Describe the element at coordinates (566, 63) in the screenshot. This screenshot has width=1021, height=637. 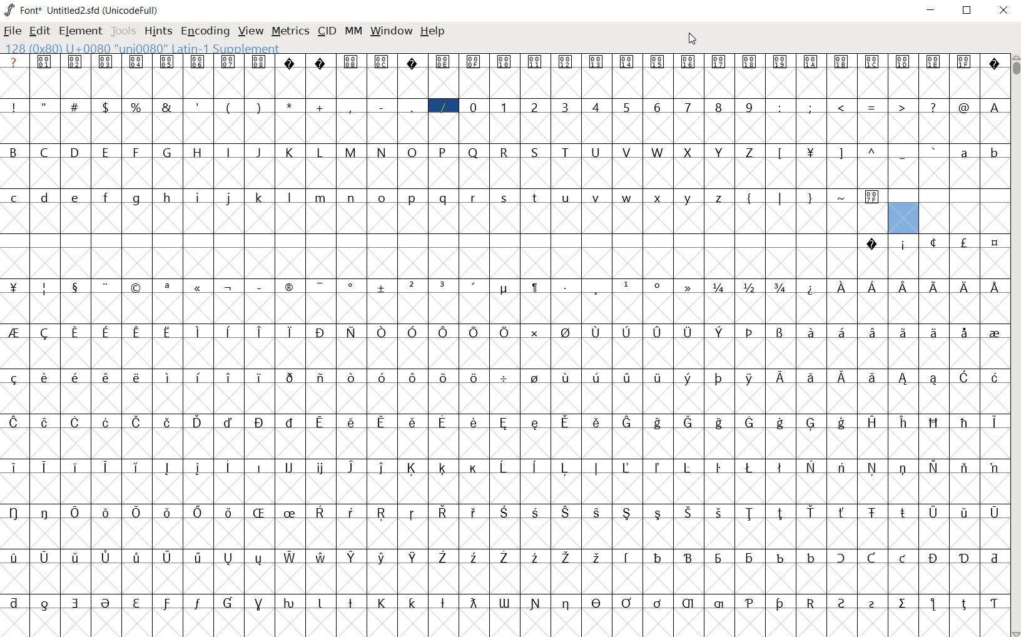
I see `glyph` at that location.